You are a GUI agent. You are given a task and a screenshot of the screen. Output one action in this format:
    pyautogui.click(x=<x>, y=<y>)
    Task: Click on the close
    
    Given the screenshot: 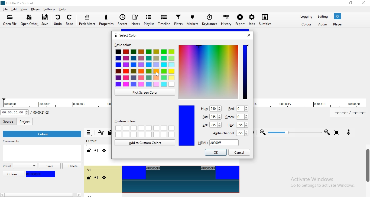 What is the action you would take?
    pyautogui.click(x=251, y=35)
    